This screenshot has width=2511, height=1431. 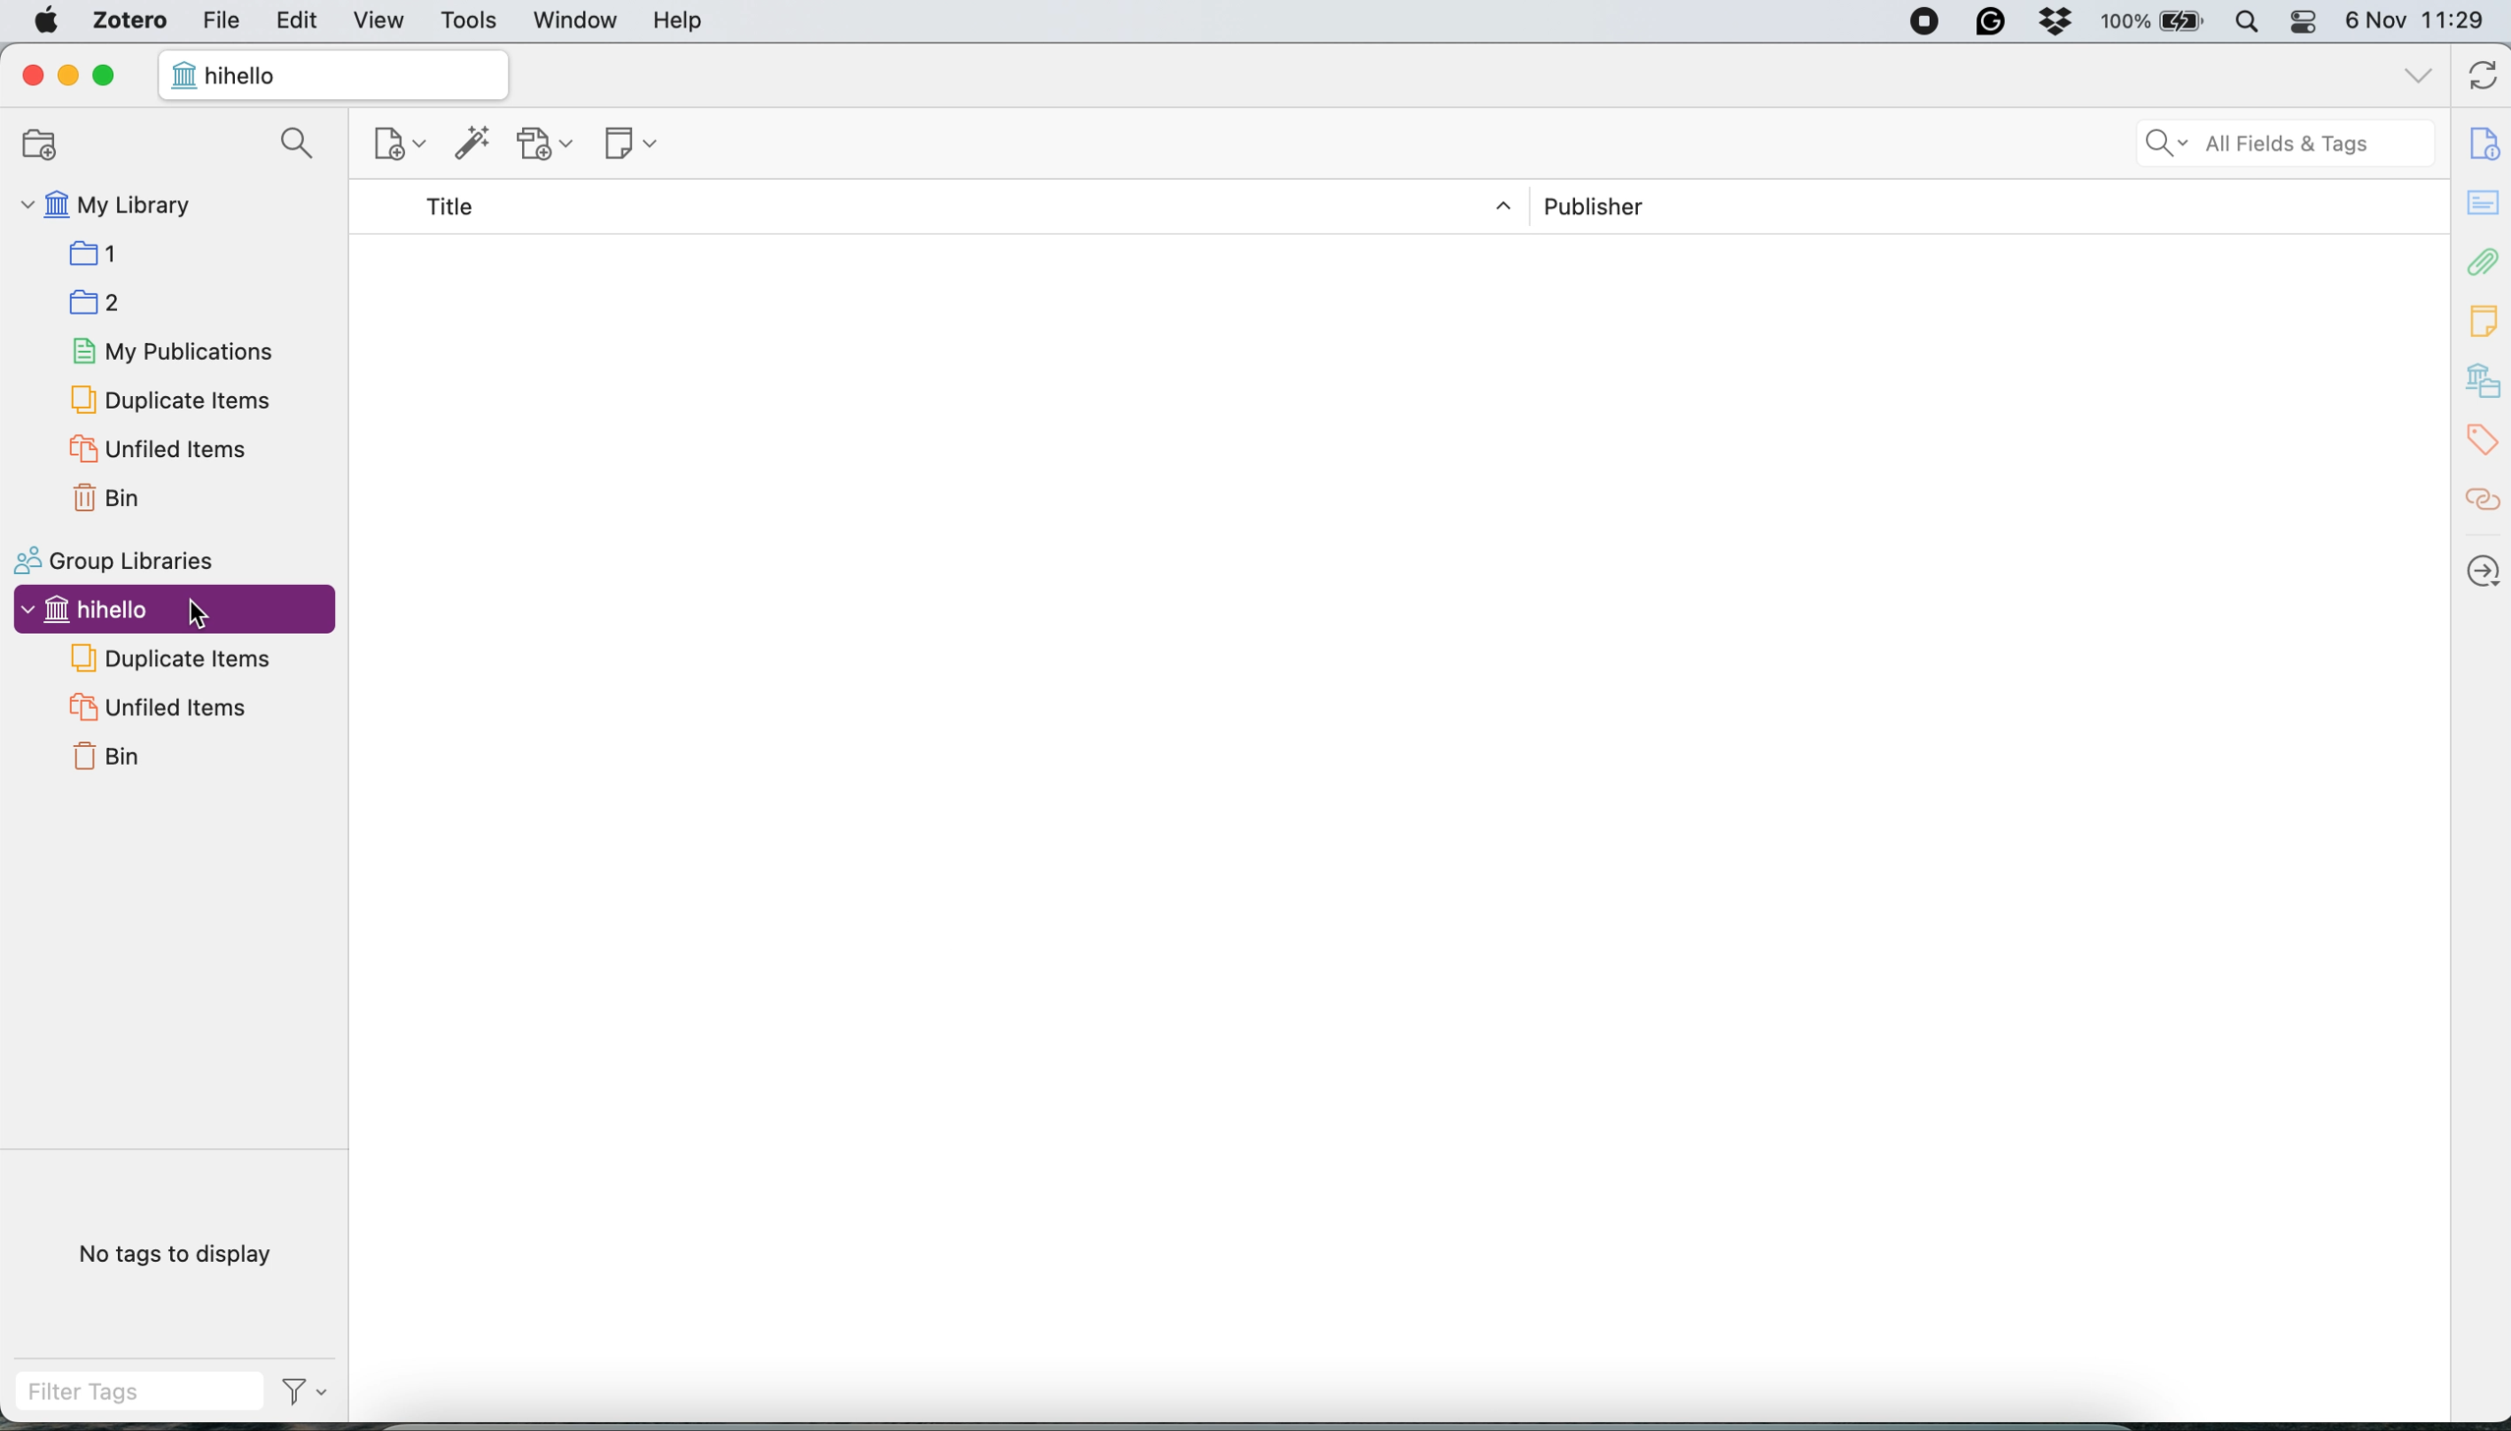 What do you see at coordinates (2381, 22) in the screenshot?
I see `6 Nov` at bounding box center [2381, 22].